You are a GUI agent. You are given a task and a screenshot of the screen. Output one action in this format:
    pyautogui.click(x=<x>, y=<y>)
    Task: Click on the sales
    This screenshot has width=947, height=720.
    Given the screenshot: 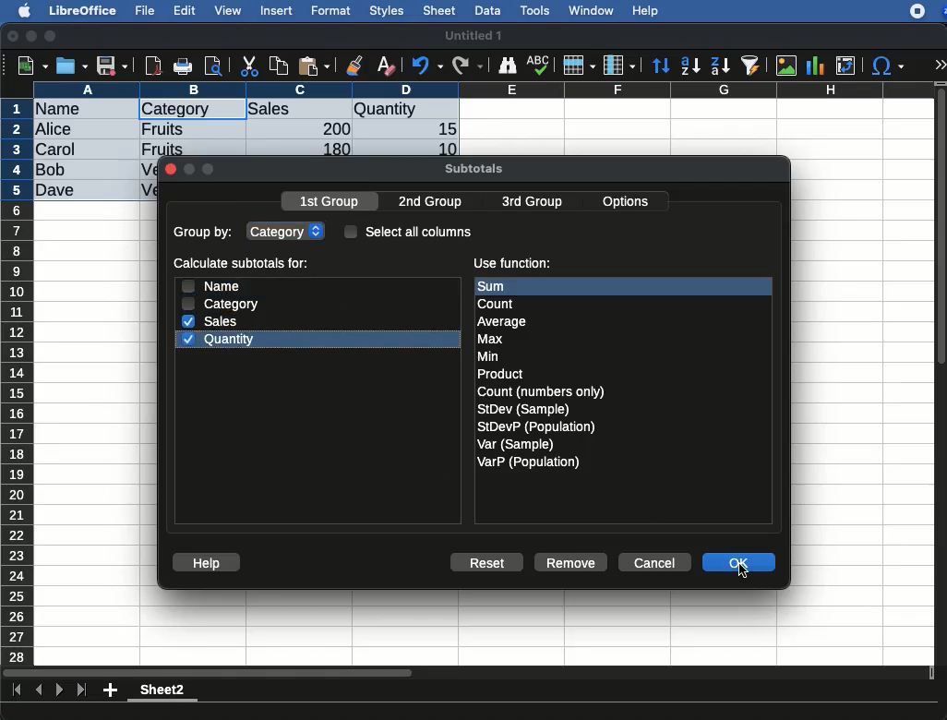 What is the action you would take?
    pyautogui.click(x=213, y=321)
    